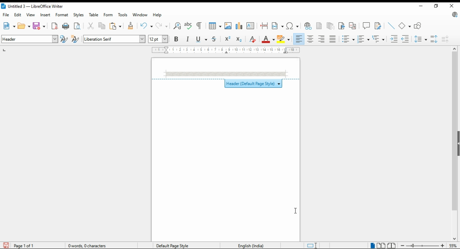  I want to click on increase indent, so click(394, 39).